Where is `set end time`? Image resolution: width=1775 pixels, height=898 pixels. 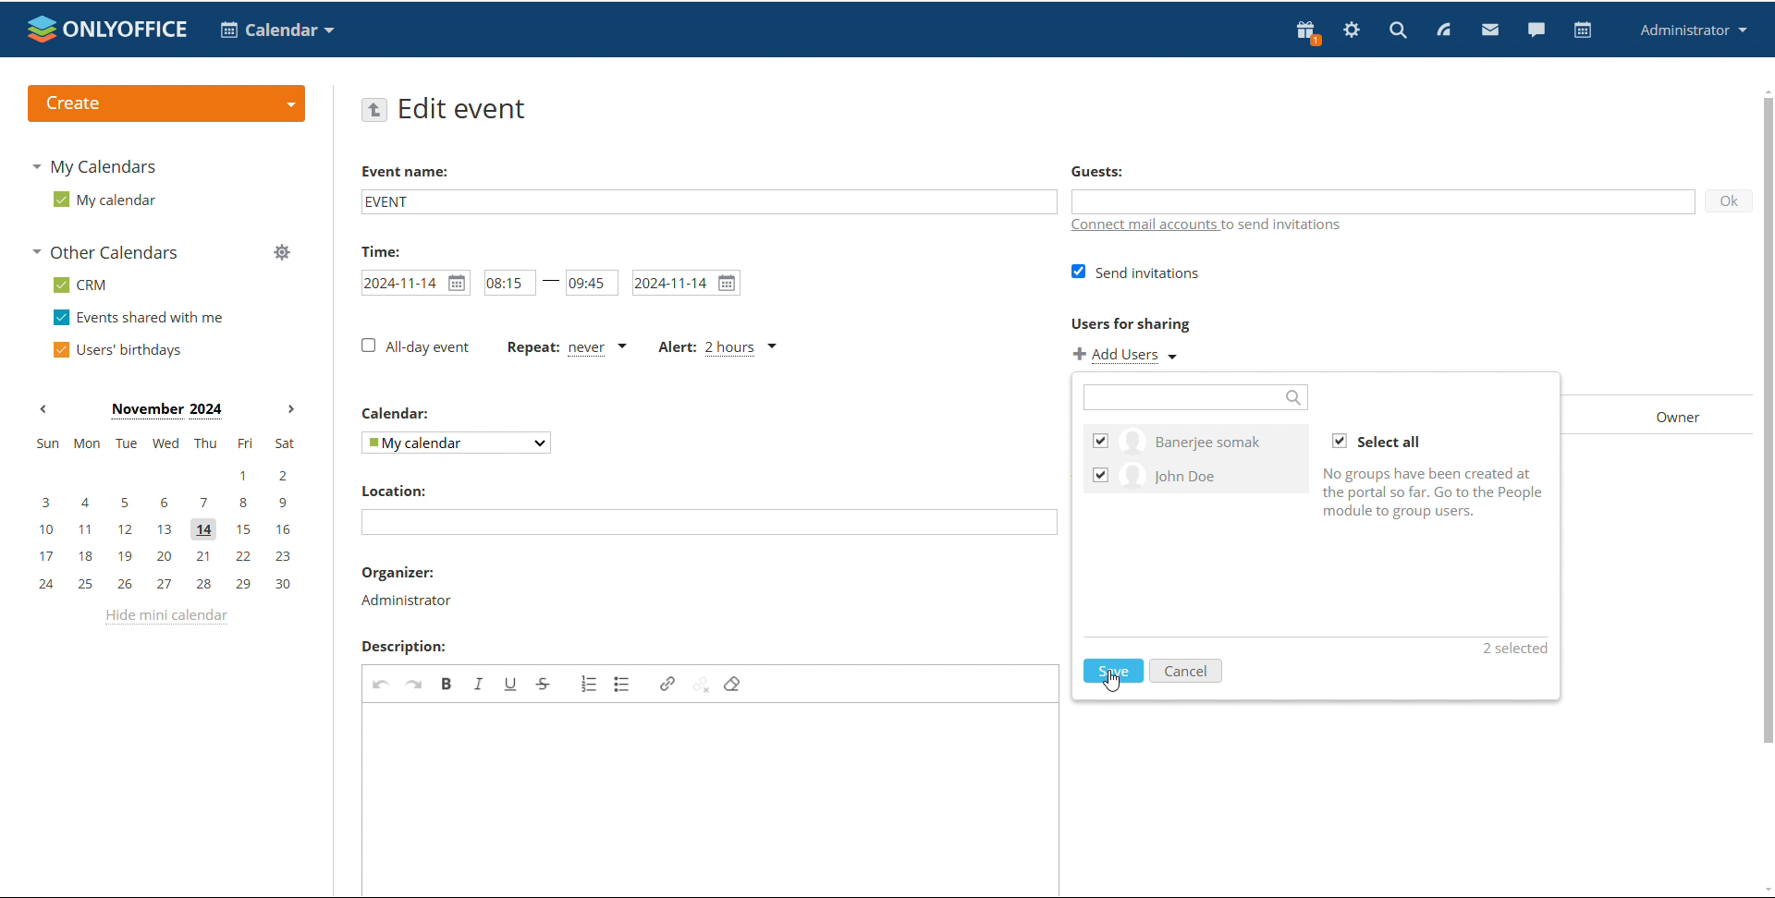
set end time is located at coordinates (591, 282).